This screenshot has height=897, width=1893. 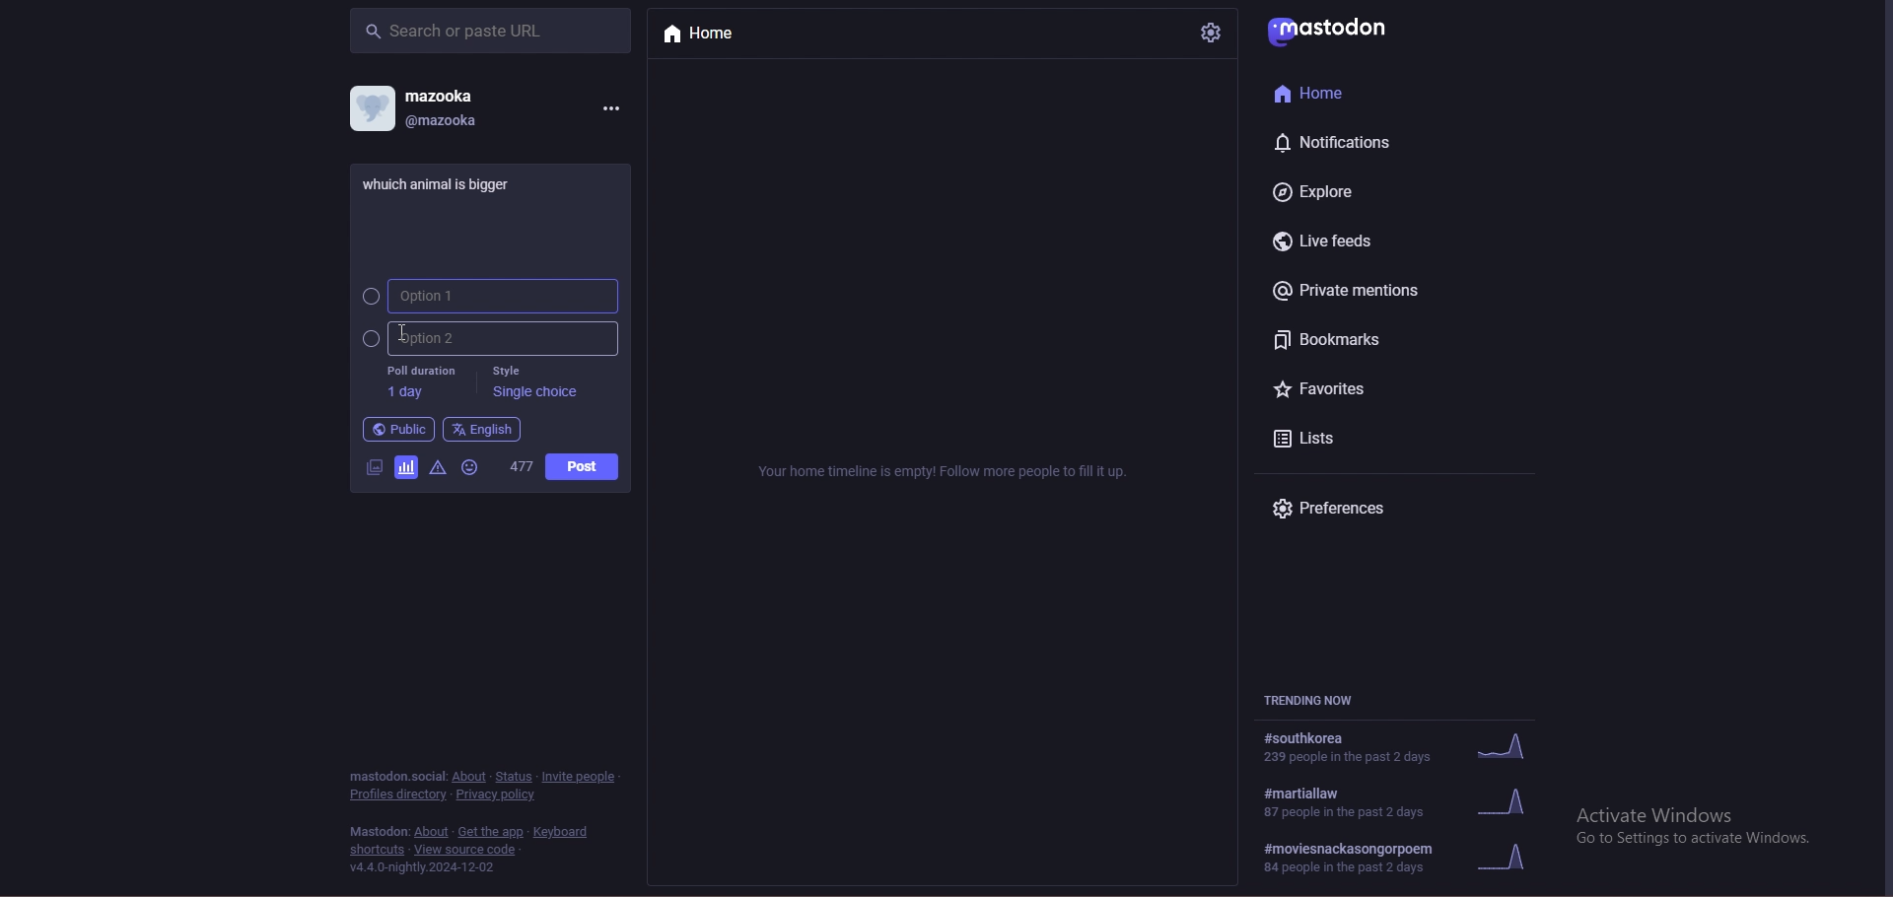 What do you see at coordinates (1209, 33) in the screenshot?
I see `settings` at bounding box center [1209, 33].